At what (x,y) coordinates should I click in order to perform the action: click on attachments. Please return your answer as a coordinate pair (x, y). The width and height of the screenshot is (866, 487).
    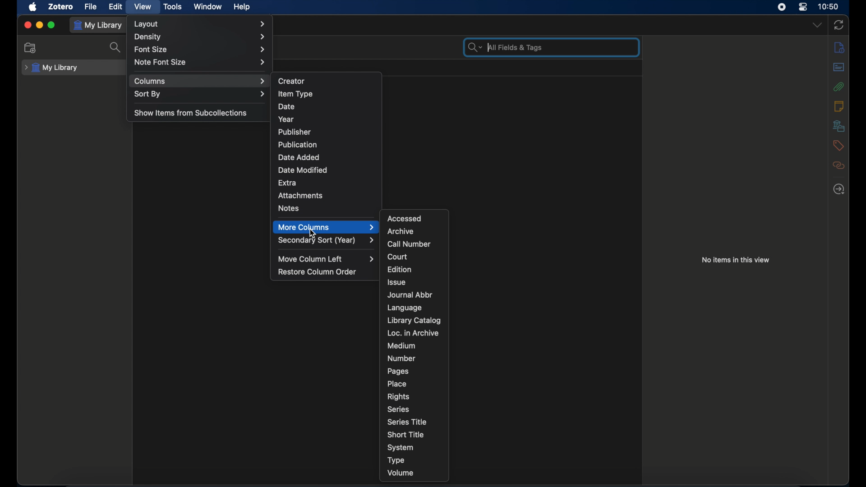
    Looking at the image, I should click on (839, 87).